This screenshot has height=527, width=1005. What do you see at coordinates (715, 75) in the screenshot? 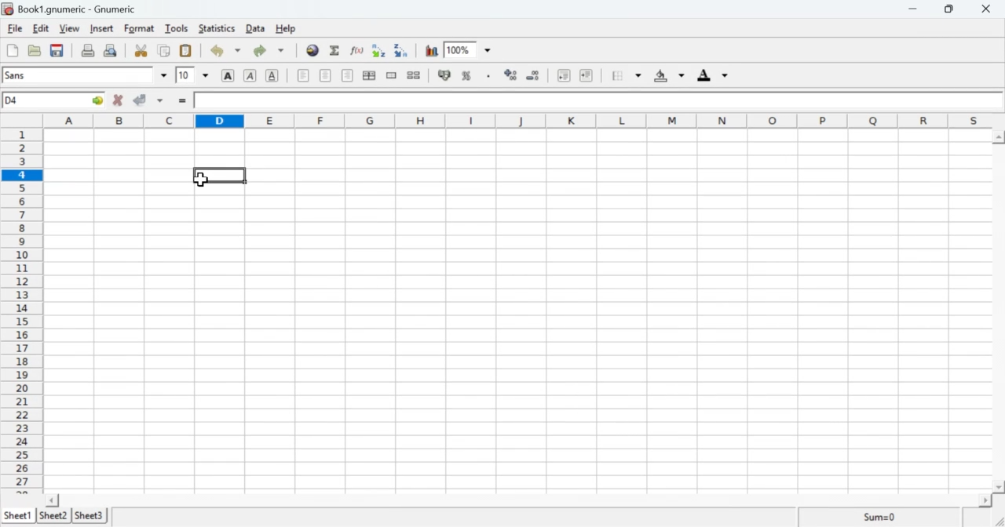
I see `Foreground` at bounding box center [715, 75].